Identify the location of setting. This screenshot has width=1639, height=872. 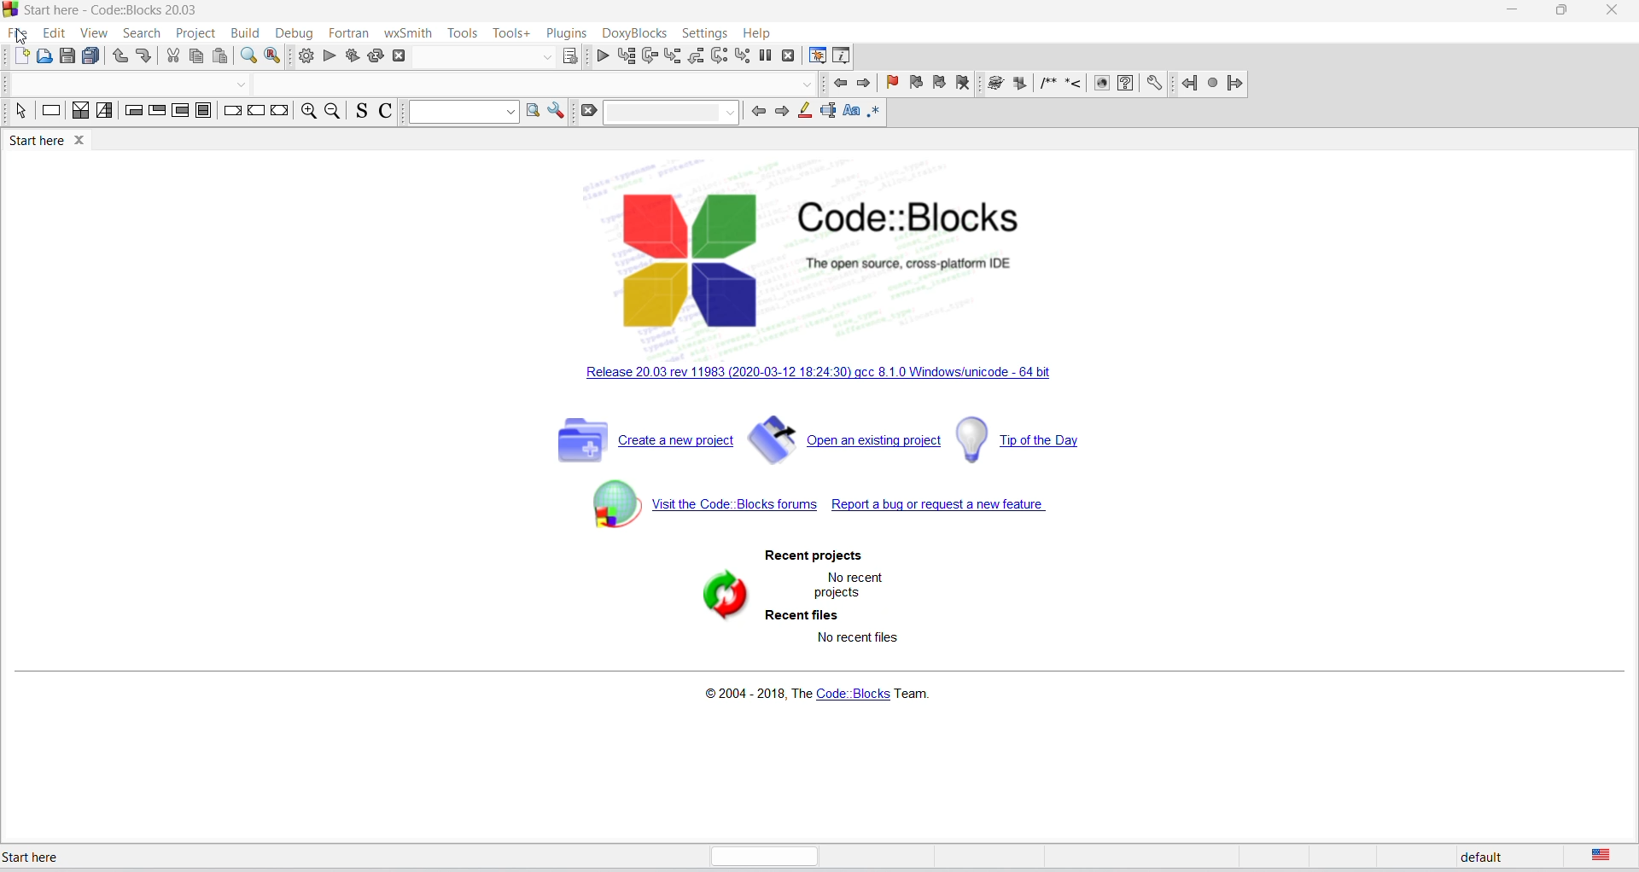
(1157, 87).